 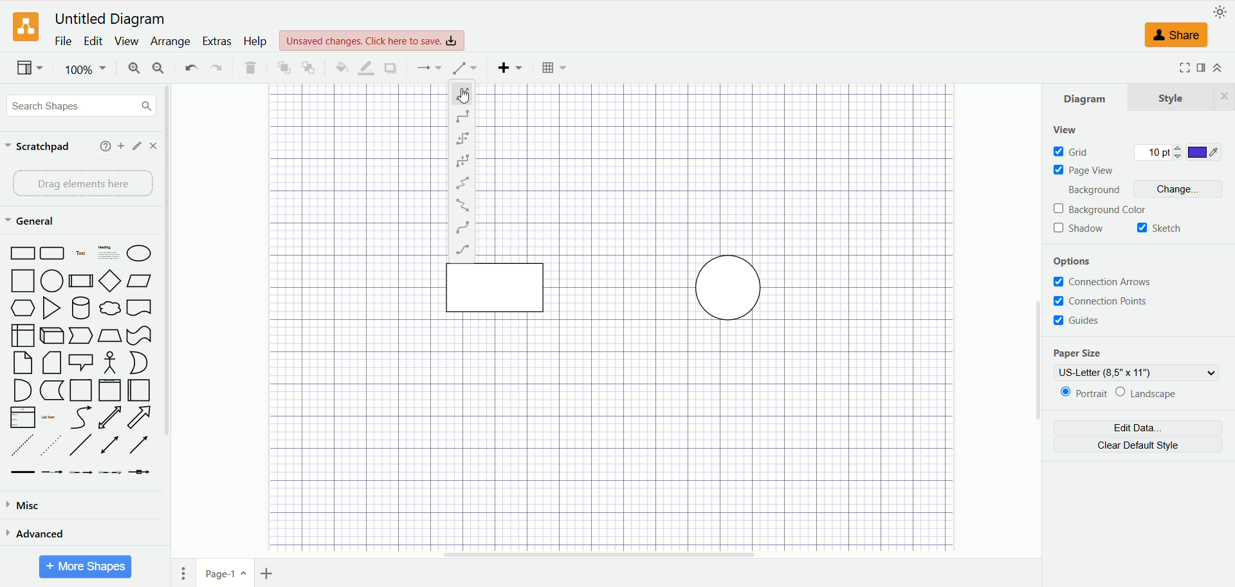 What do you see at coordinates (139, 281) in the screenshot?
I see `Parallelogram` at bounding box center [139, 281].